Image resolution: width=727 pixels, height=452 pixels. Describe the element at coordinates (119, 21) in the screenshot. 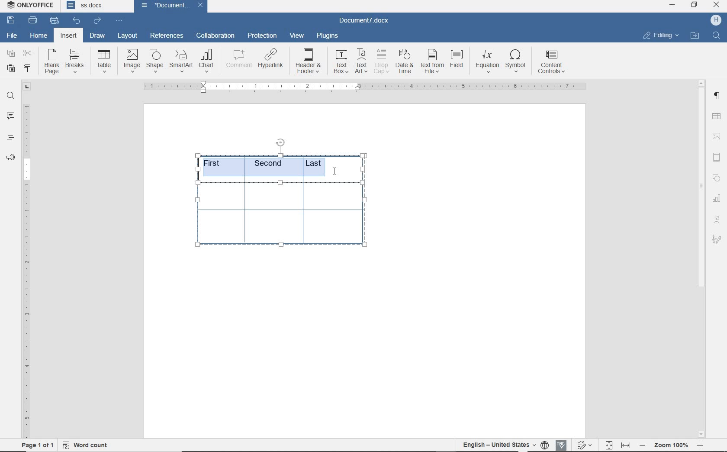

I see `customize quick access toolbar` at that location.